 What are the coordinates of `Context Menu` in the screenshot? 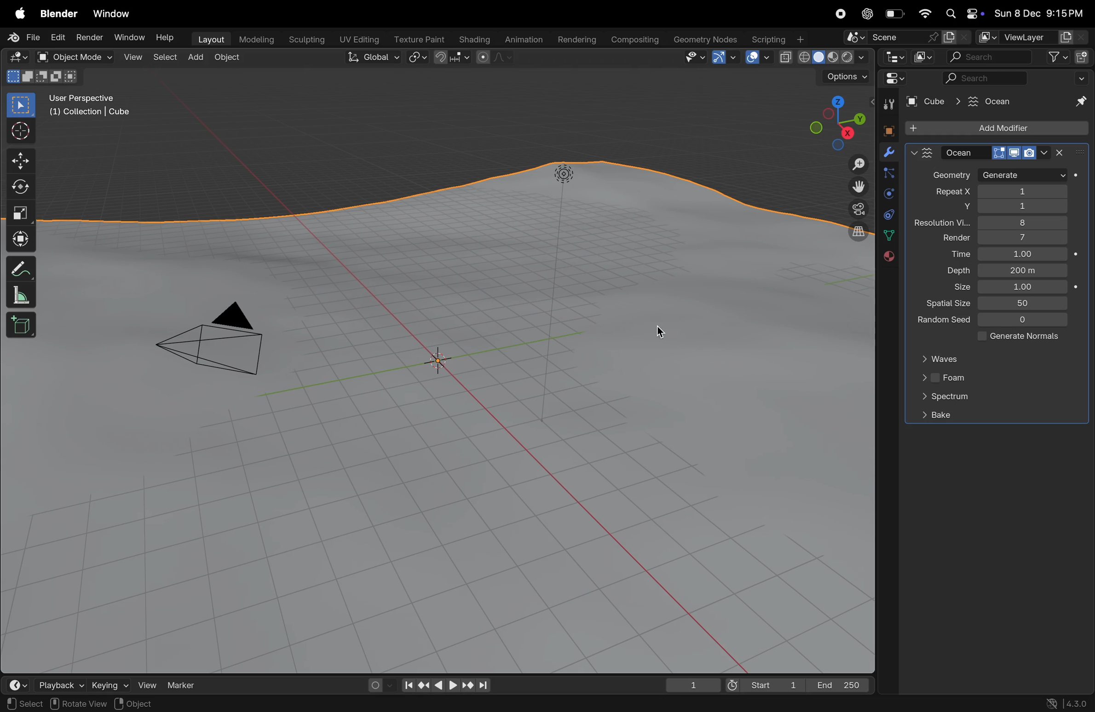 It's located at (185, 704).